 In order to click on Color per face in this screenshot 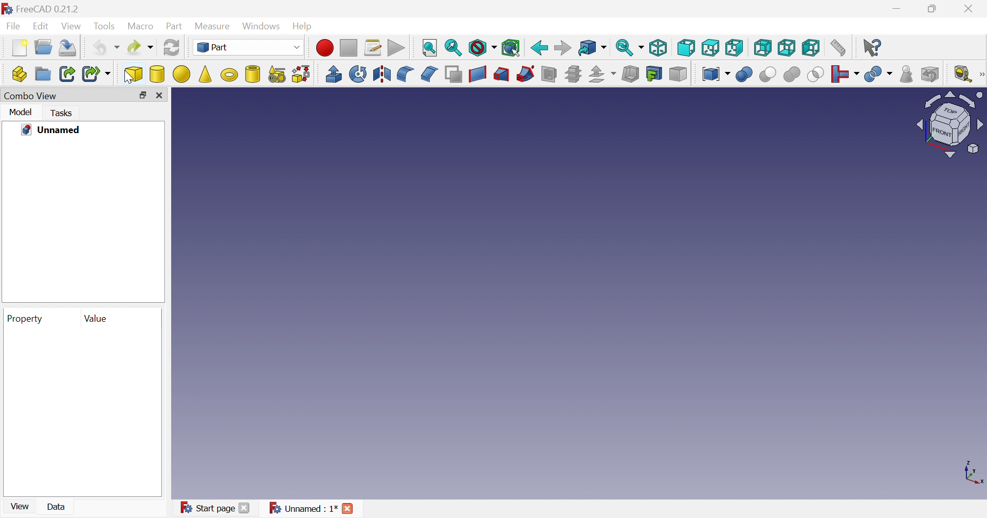, I will do `click(679, 74)`.